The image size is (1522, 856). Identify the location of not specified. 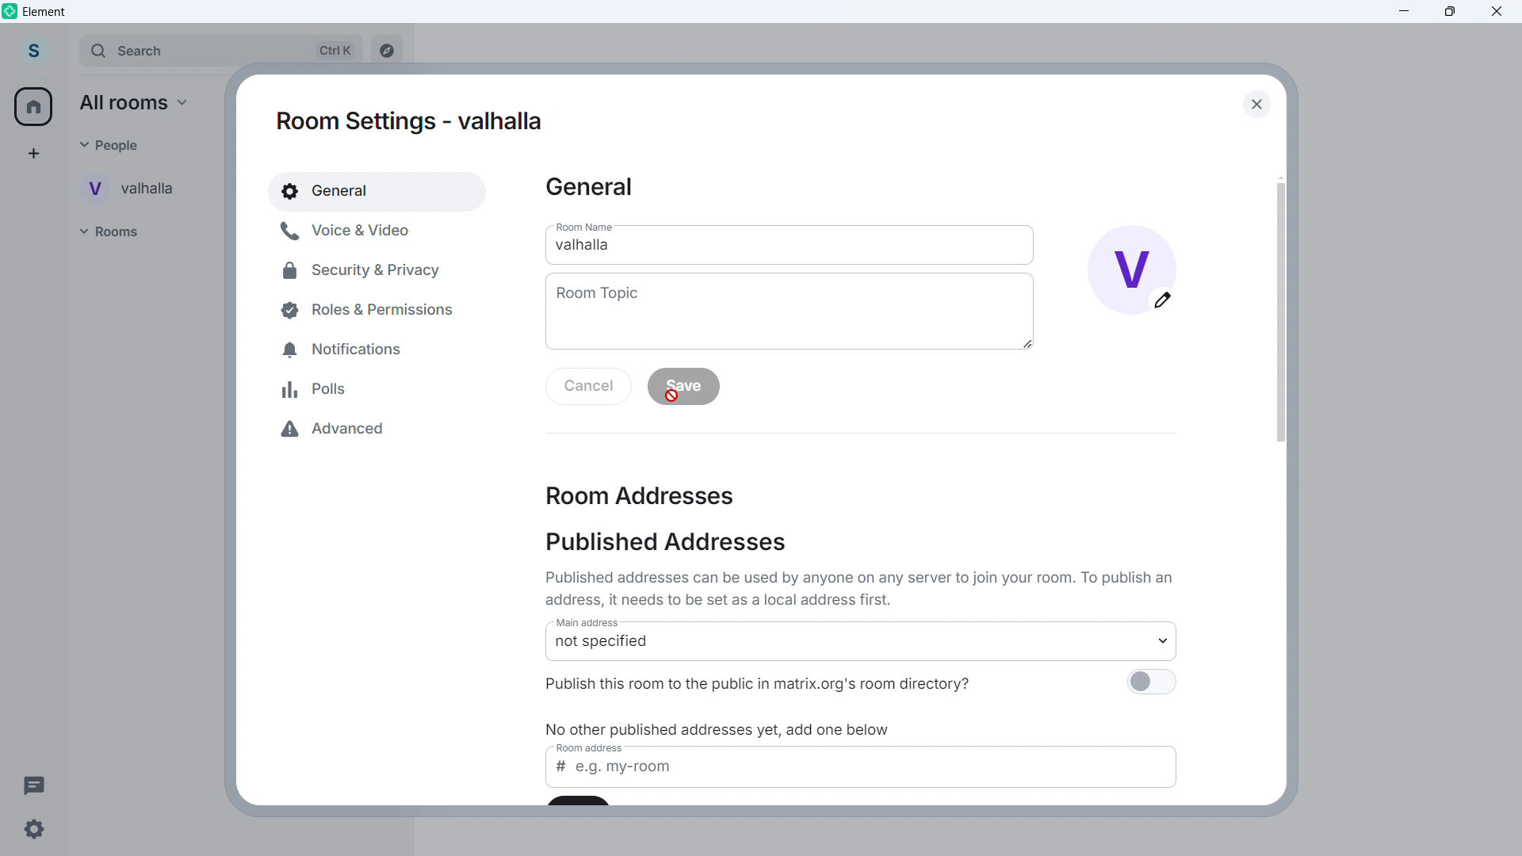
(864, 648).